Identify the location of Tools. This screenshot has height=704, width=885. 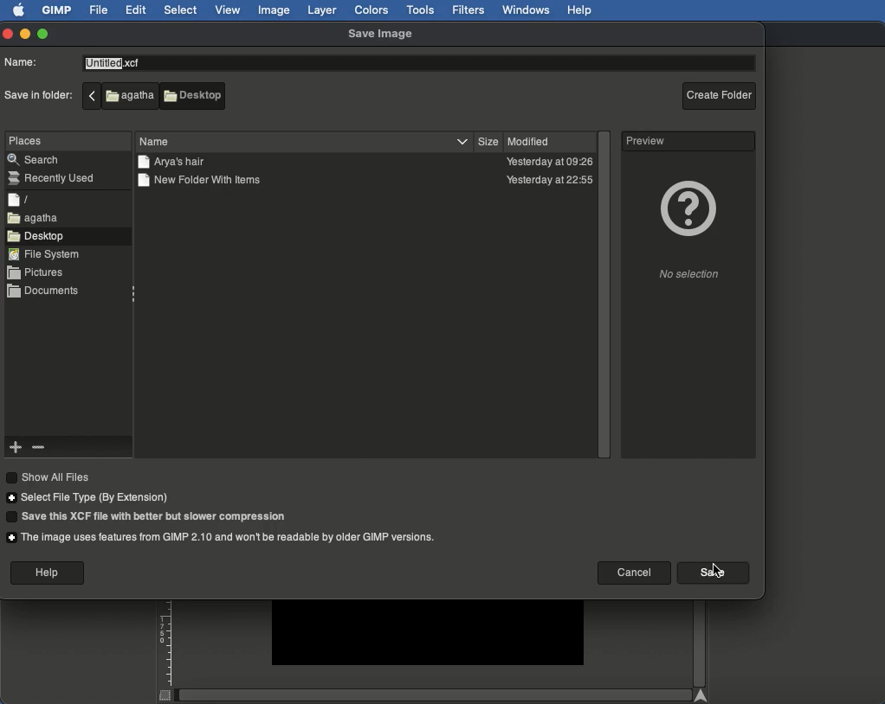
(419, 9).